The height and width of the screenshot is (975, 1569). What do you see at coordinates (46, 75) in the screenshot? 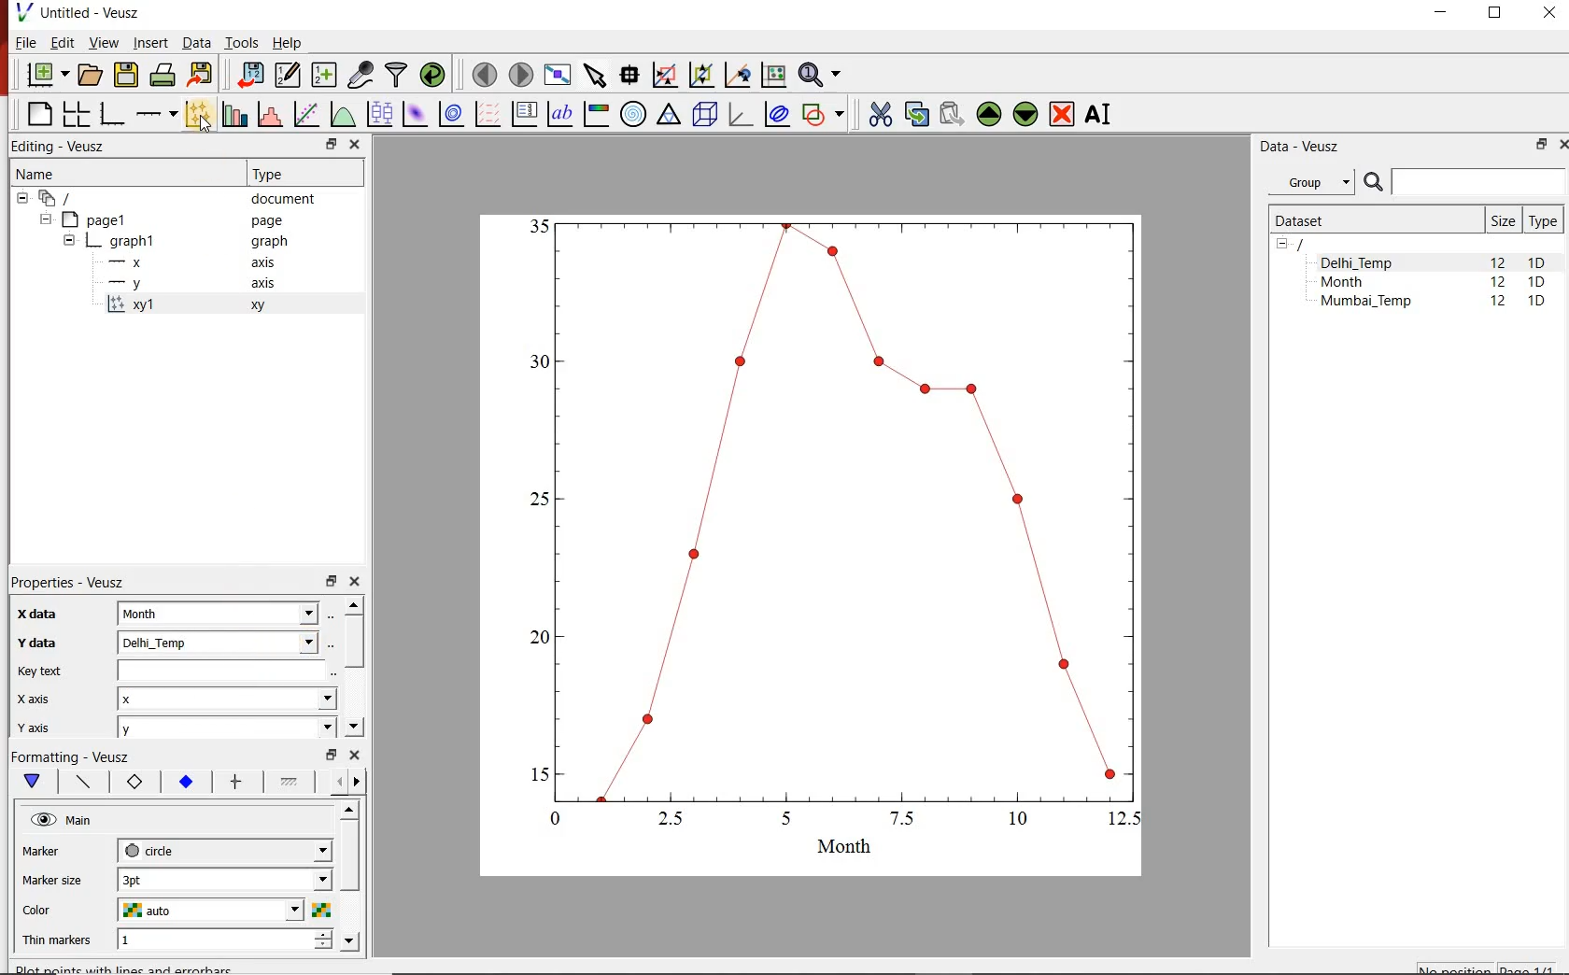
I see `new document` at bounding box center [46, 75].